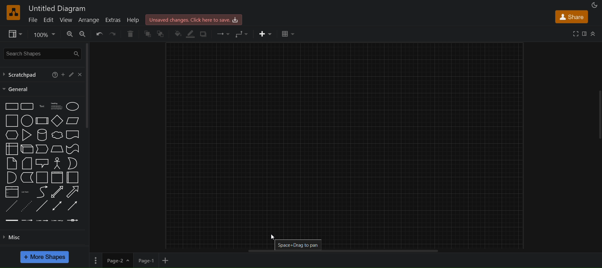  I want to click on page 2, so click(119, 260).